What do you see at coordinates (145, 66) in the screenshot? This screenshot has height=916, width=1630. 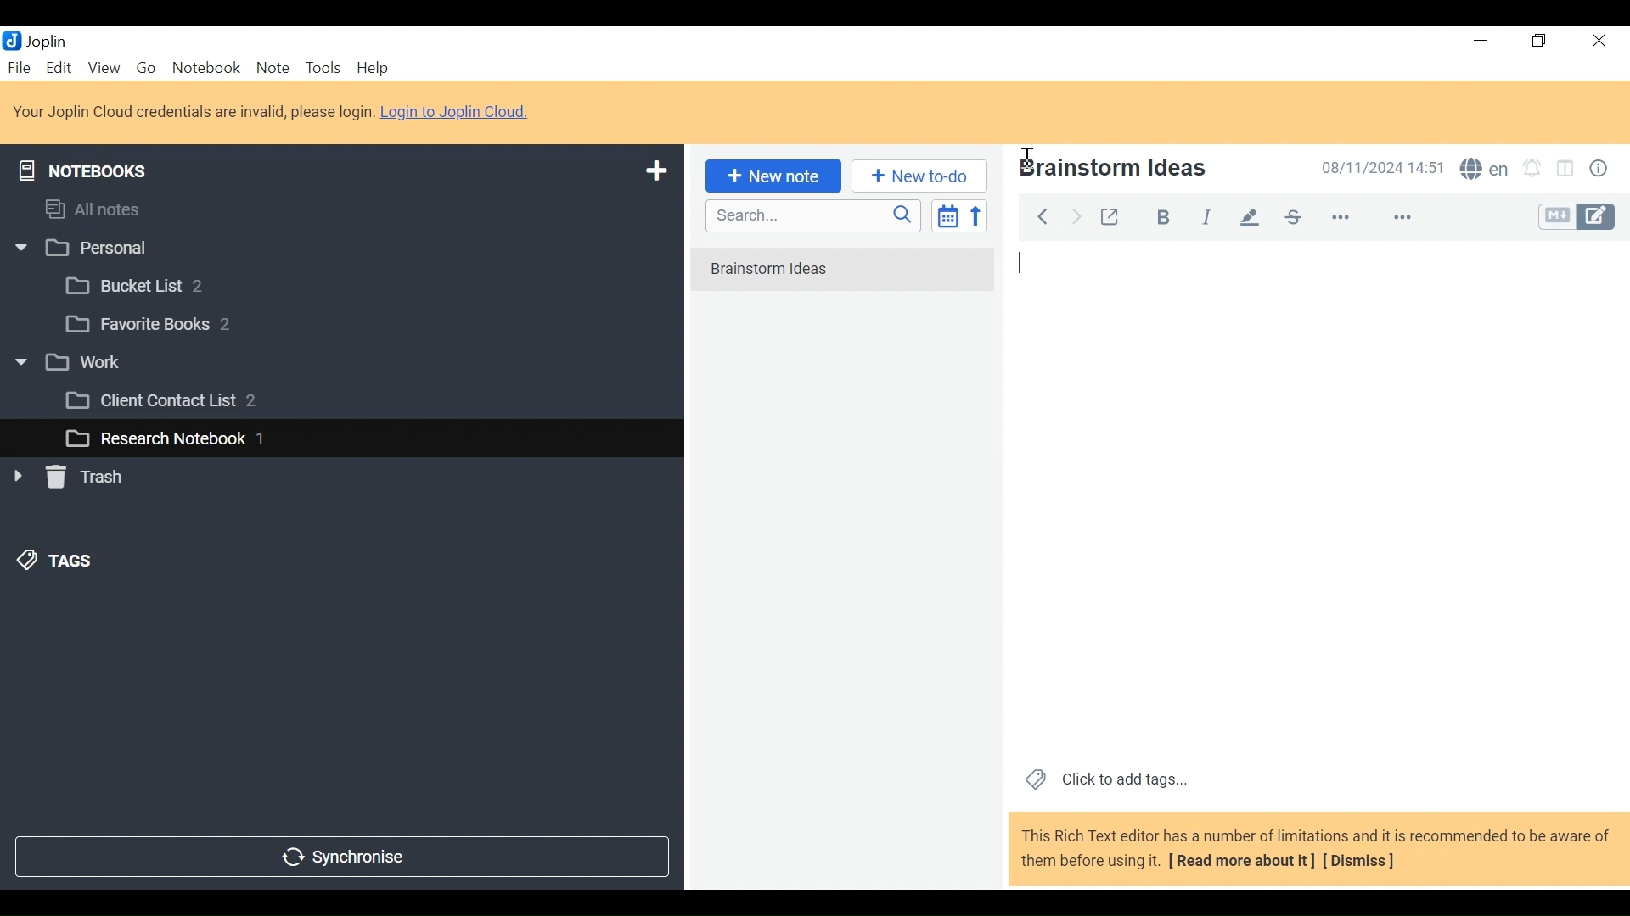 I see `Go` at bounding box center [145, 66].